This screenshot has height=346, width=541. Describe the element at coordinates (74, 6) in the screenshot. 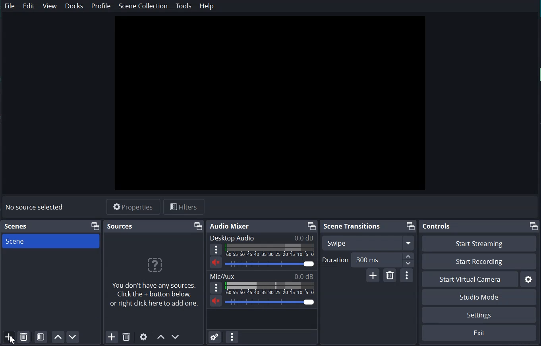

I see `Docks` at that location.